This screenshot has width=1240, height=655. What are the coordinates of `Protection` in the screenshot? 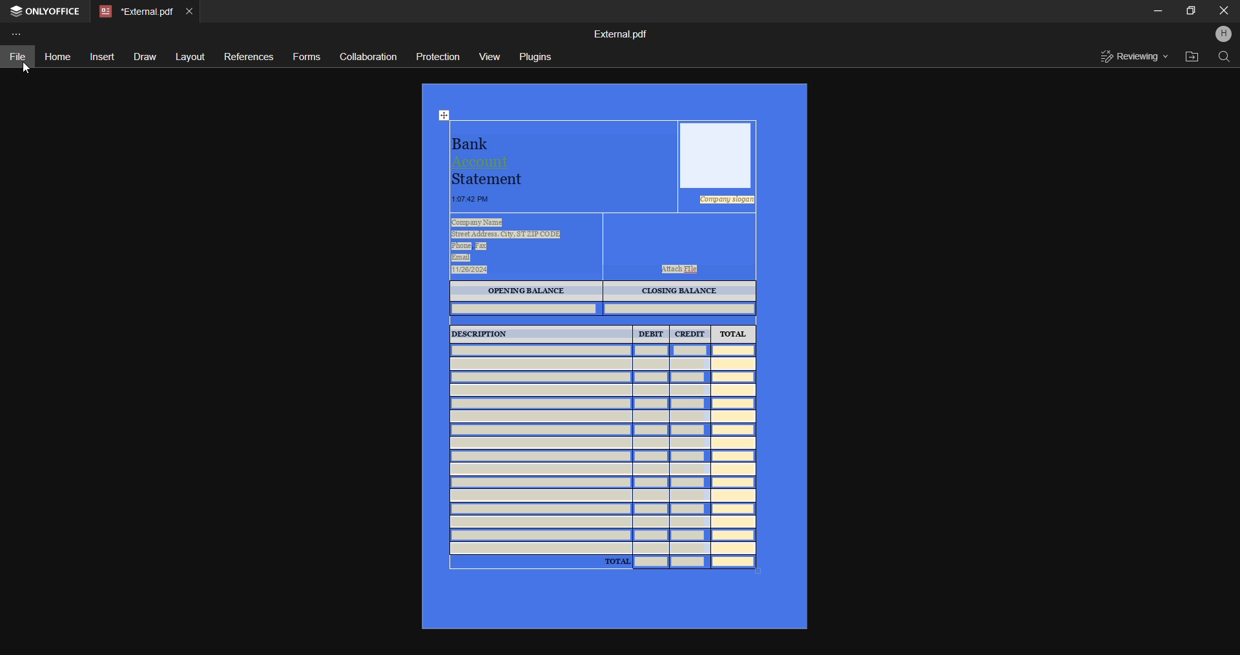 It's located at (435, 56).